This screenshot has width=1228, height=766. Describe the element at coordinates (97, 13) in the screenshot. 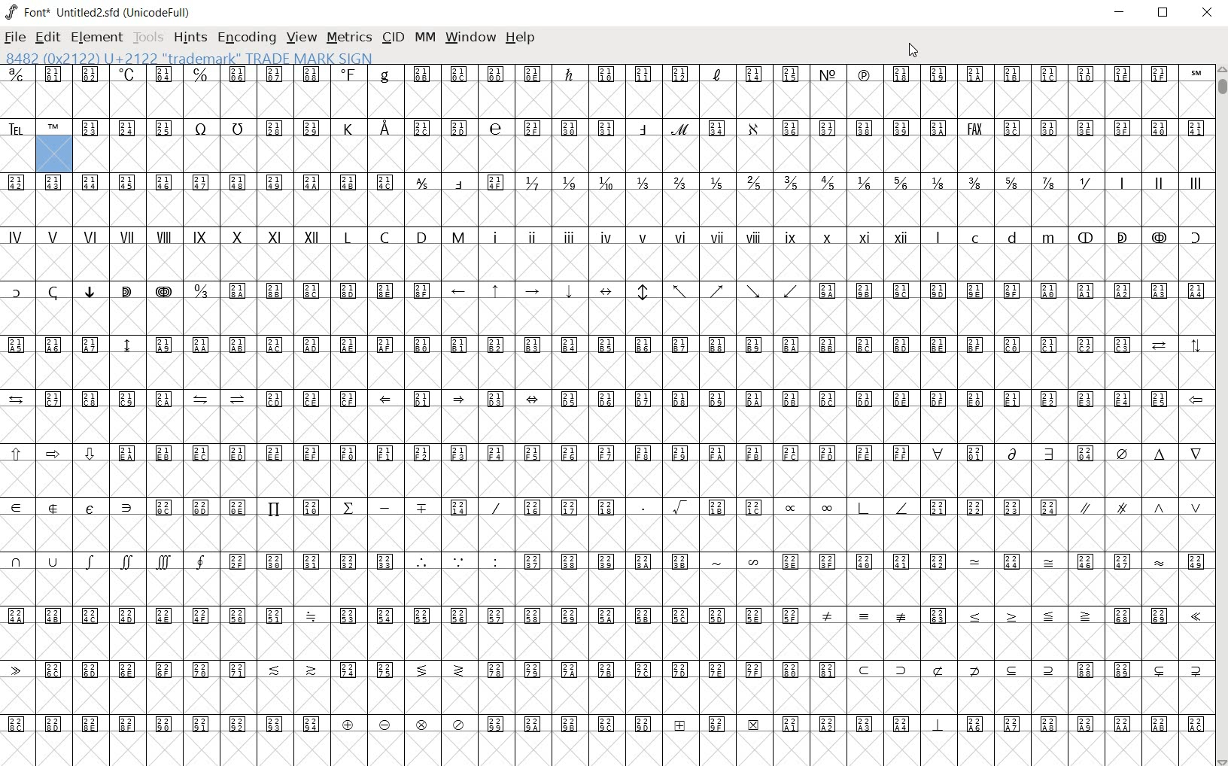

I see `font* Untitled2.sfd (unicodeFull)` at that location.